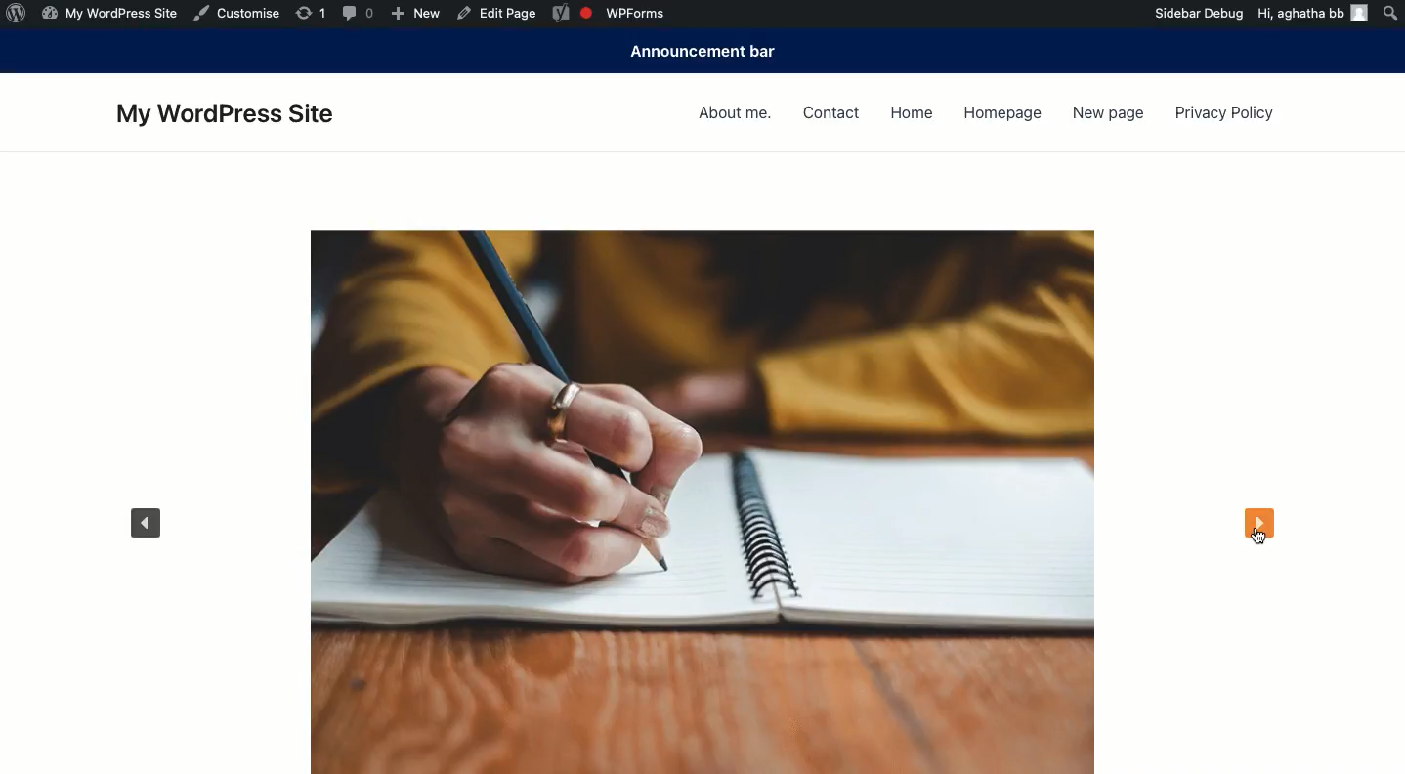 This screenshot has width=1405, height=774. What do you see at coordinates (239, 13) in the screenshot?
I see `Customise` at bounding box center [239, 13].